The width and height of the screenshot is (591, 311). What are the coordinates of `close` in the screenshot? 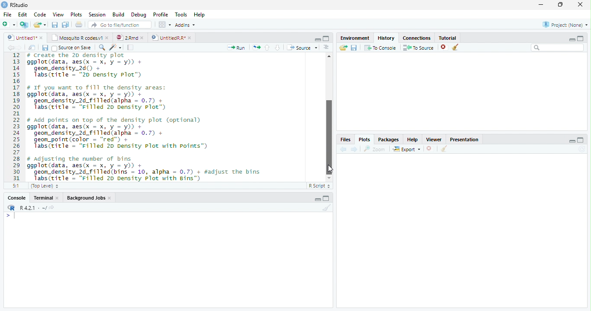 It's located at (581, 4).